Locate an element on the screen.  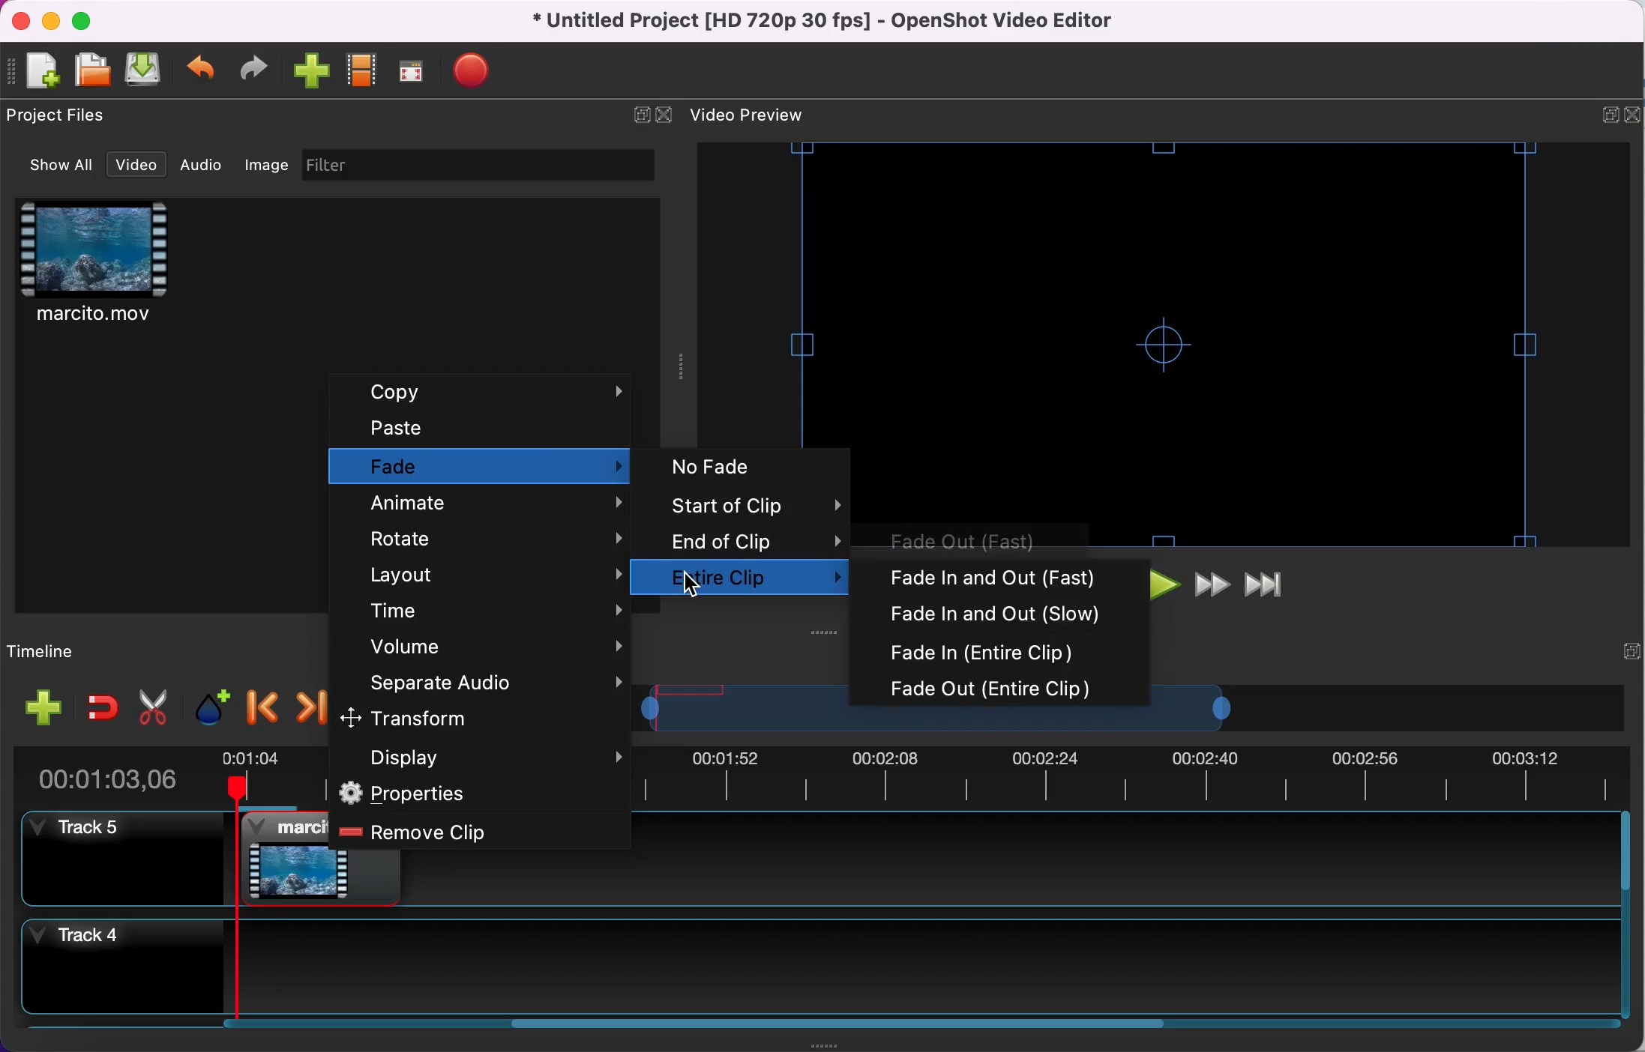
jump to end is located at coordinates (1271, 586).